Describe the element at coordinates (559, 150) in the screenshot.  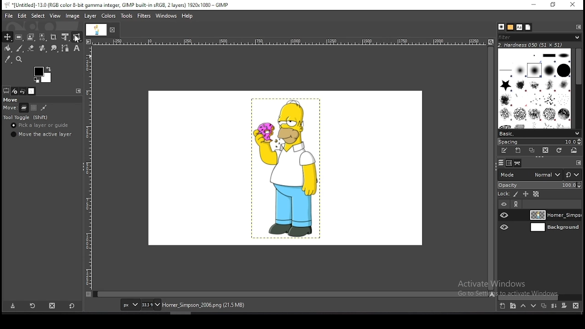
I see `refresh brushes` at that location.